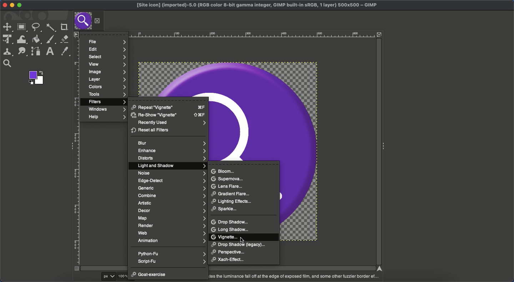 The height and width of the screenshot is (282, 514). I want to click on Lightning effects, so click(234, 202).